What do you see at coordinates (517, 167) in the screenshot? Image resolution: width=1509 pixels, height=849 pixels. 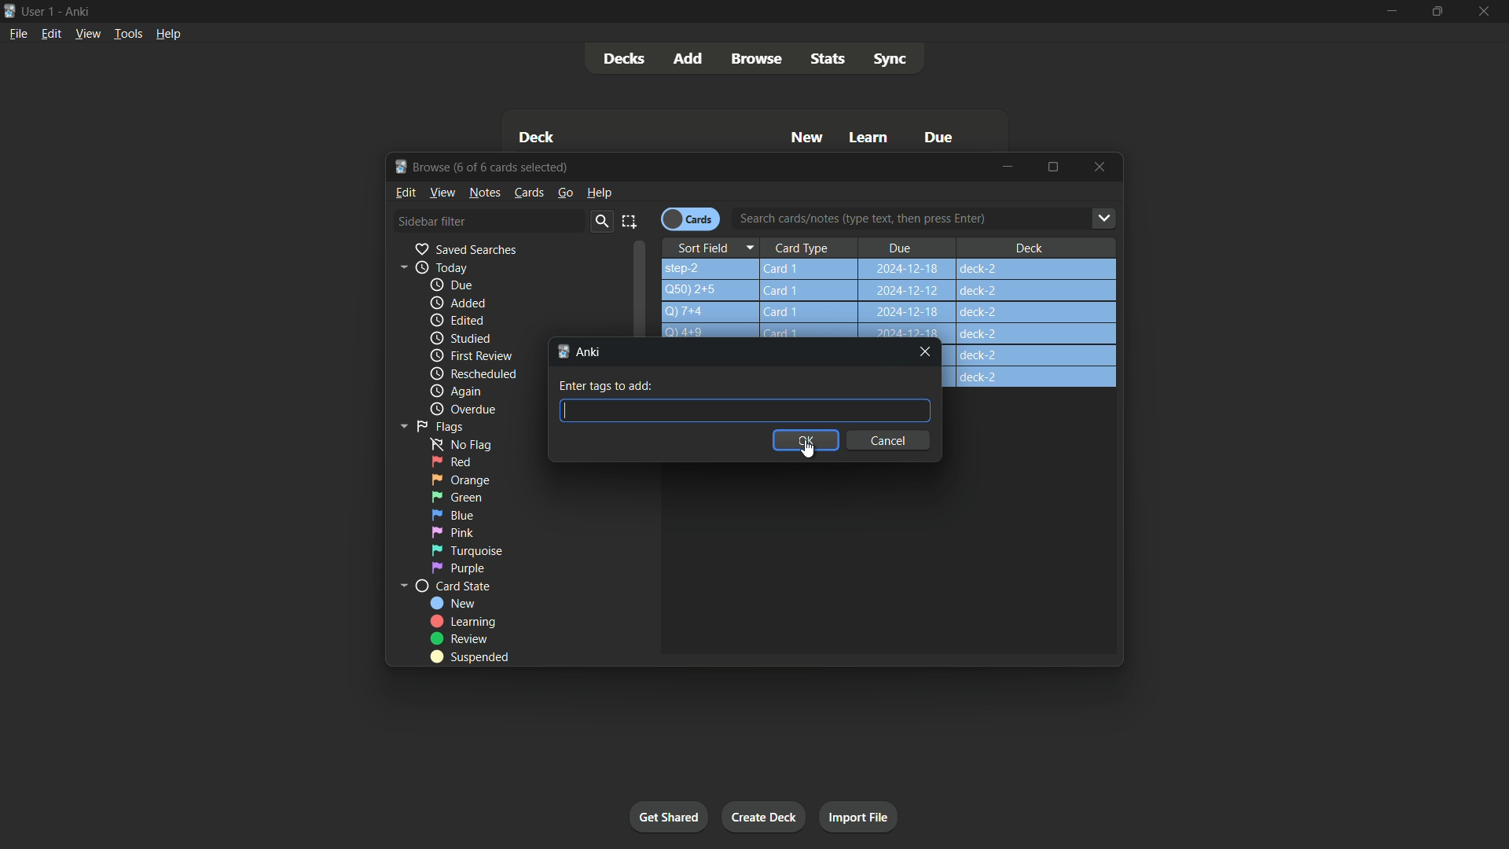 I see `One of six cards selected` at bounding box center [517, 167].